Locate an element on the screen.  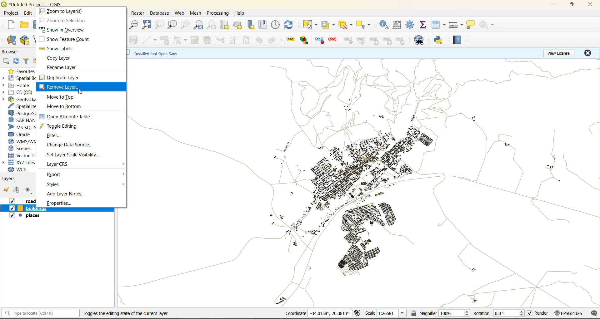
layers is located at coordinates (363, 182).